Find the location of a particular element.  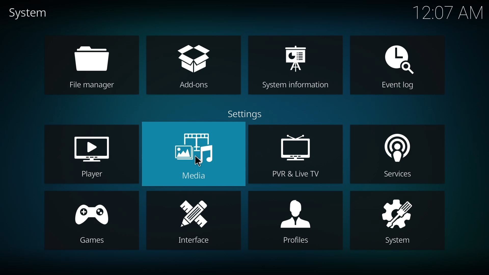

add-ons is located at coordinates (194, 66).